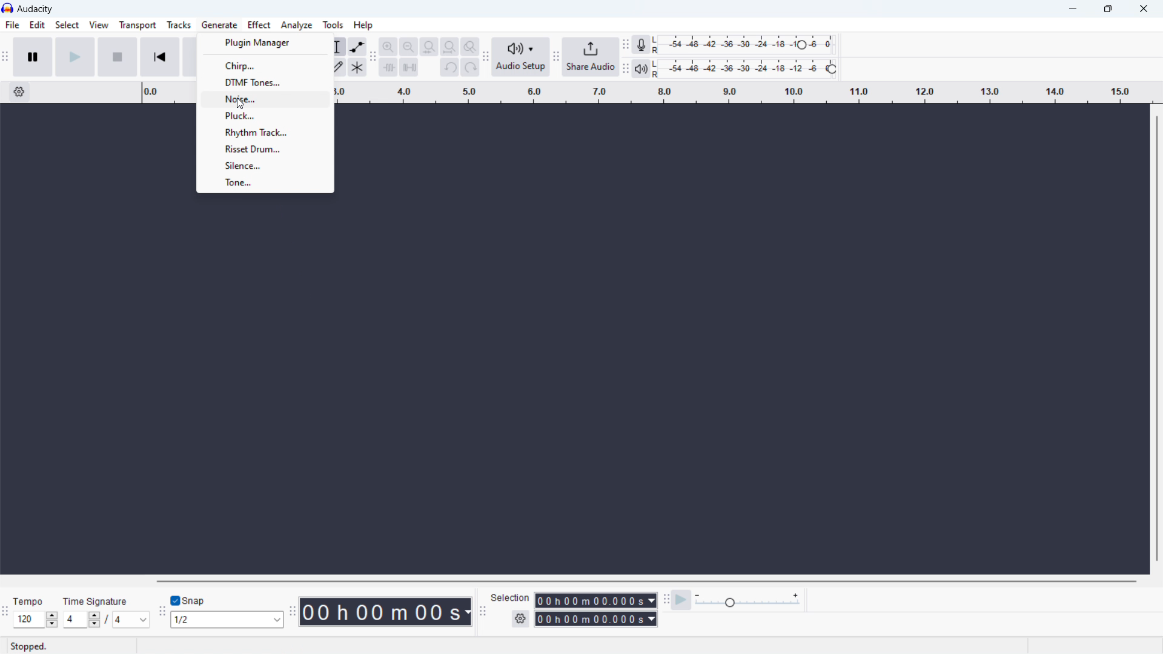  I want to click on sience selection, so click(409, 67).